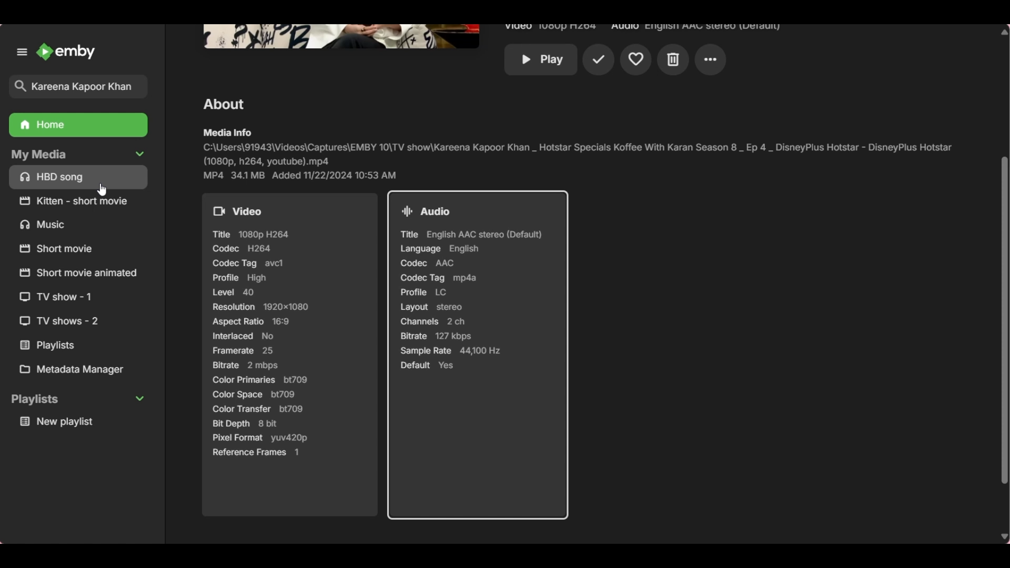  I want to click on Vertical slide bar moved down, so click(1004, 320).